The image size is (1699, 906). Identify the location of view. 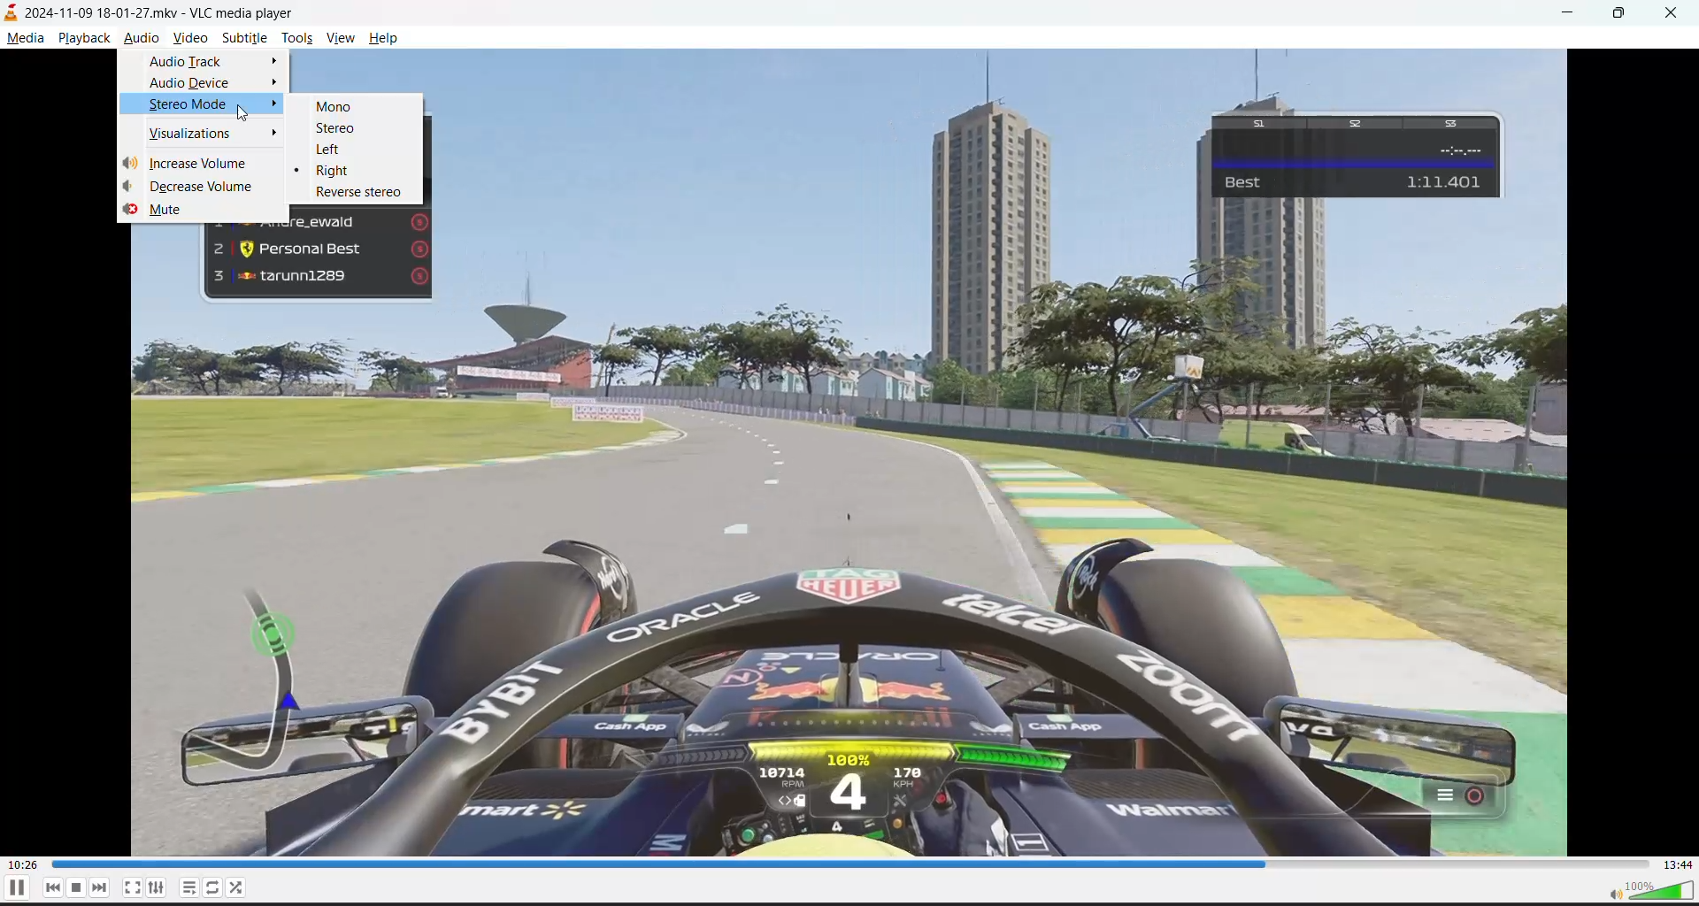
(340, 39).